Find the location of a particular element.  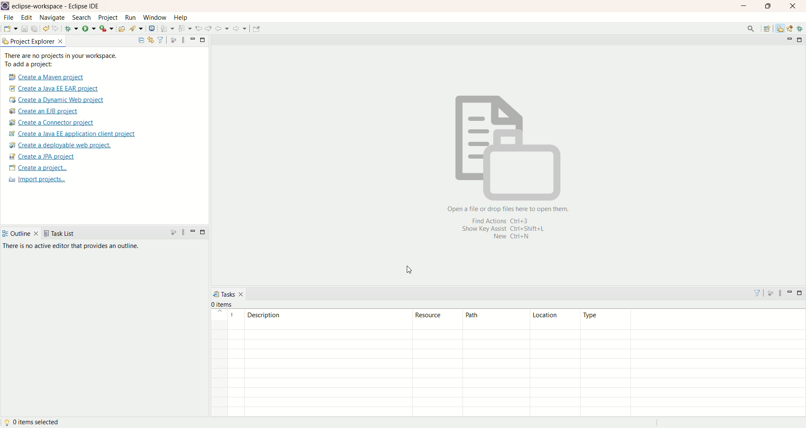

open task is located at coordinates (121, 29).